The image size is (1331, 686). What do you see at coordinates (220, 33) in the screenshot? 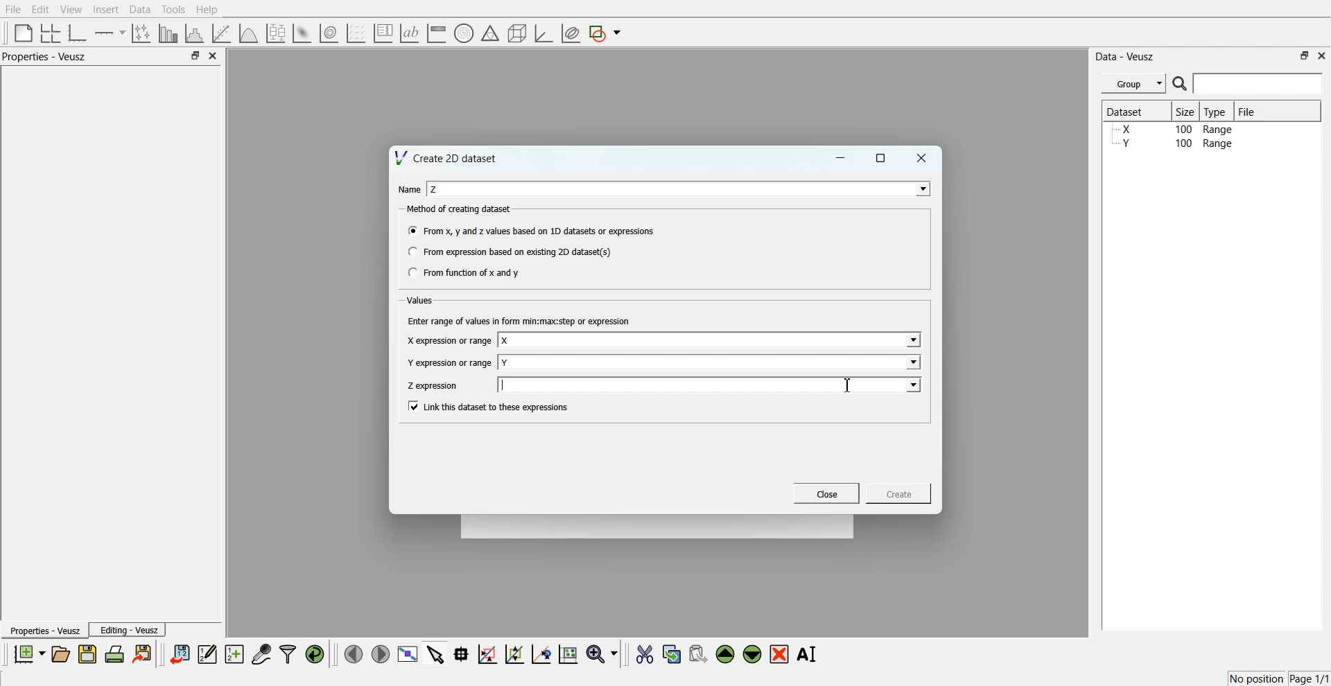
I see `Fit a function of data` at bounding box center [220, 33].